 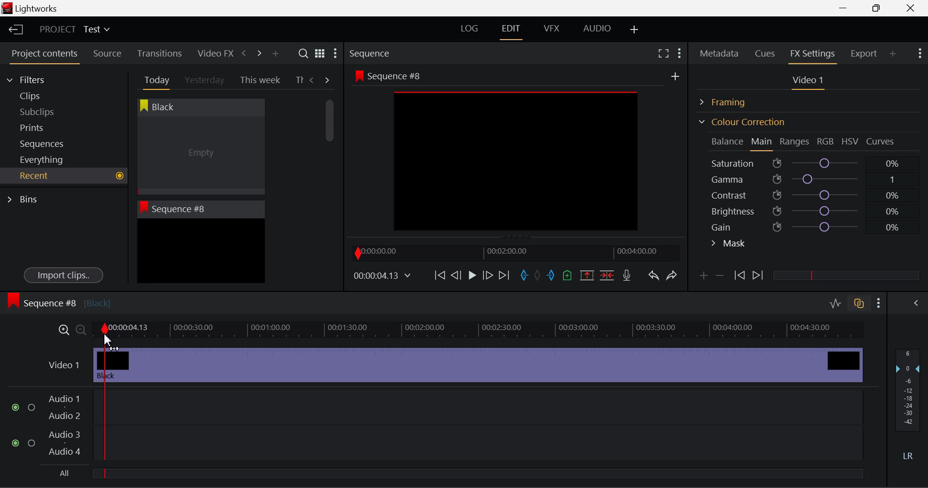 I want to click on Decibel Gain, so click(x=907, y=407).